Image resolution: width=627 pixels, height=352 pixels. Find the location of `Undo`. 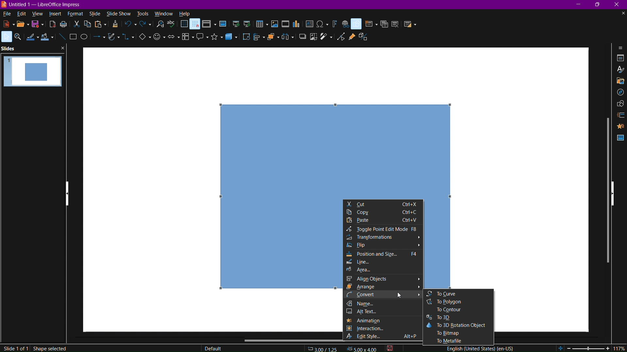

Undo is located at coordinates (130, 25).